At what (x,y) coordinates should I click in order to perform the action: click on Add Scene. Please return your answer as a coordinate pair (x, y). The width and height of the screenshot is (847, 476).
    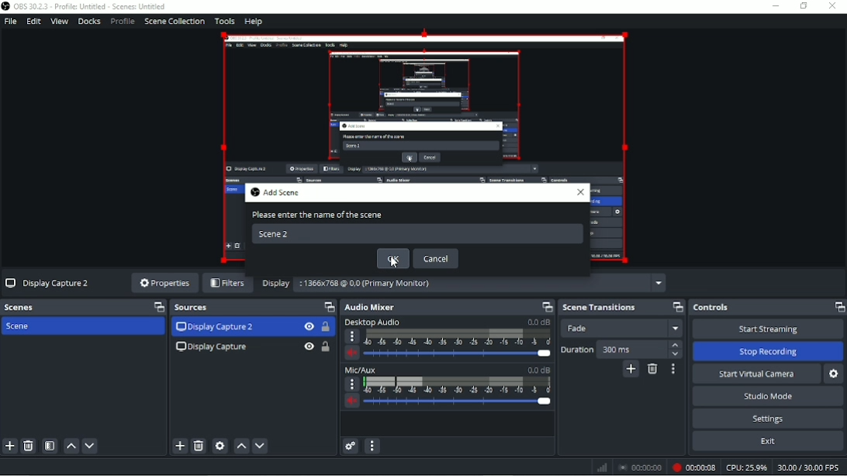
    Looking at the image, I should click on (276, 191).